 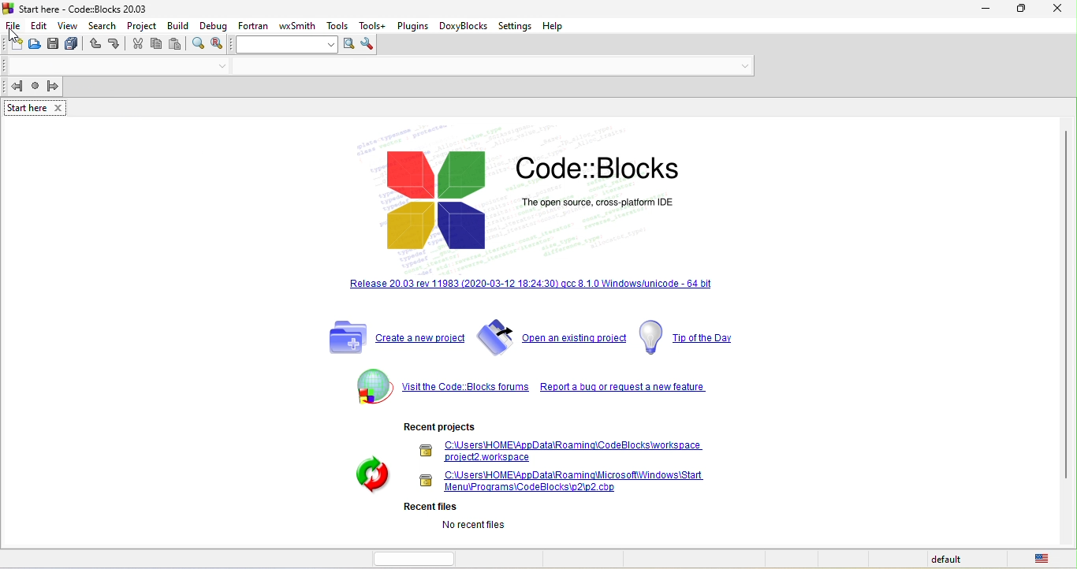 What do you see at coordinates (36, 107) in the screenshot?
I see `start here` at bounding box center [36, 107].